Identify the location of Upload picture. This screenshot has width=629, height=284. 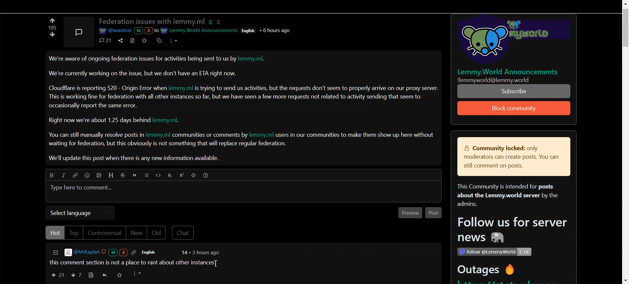
(100, 176).